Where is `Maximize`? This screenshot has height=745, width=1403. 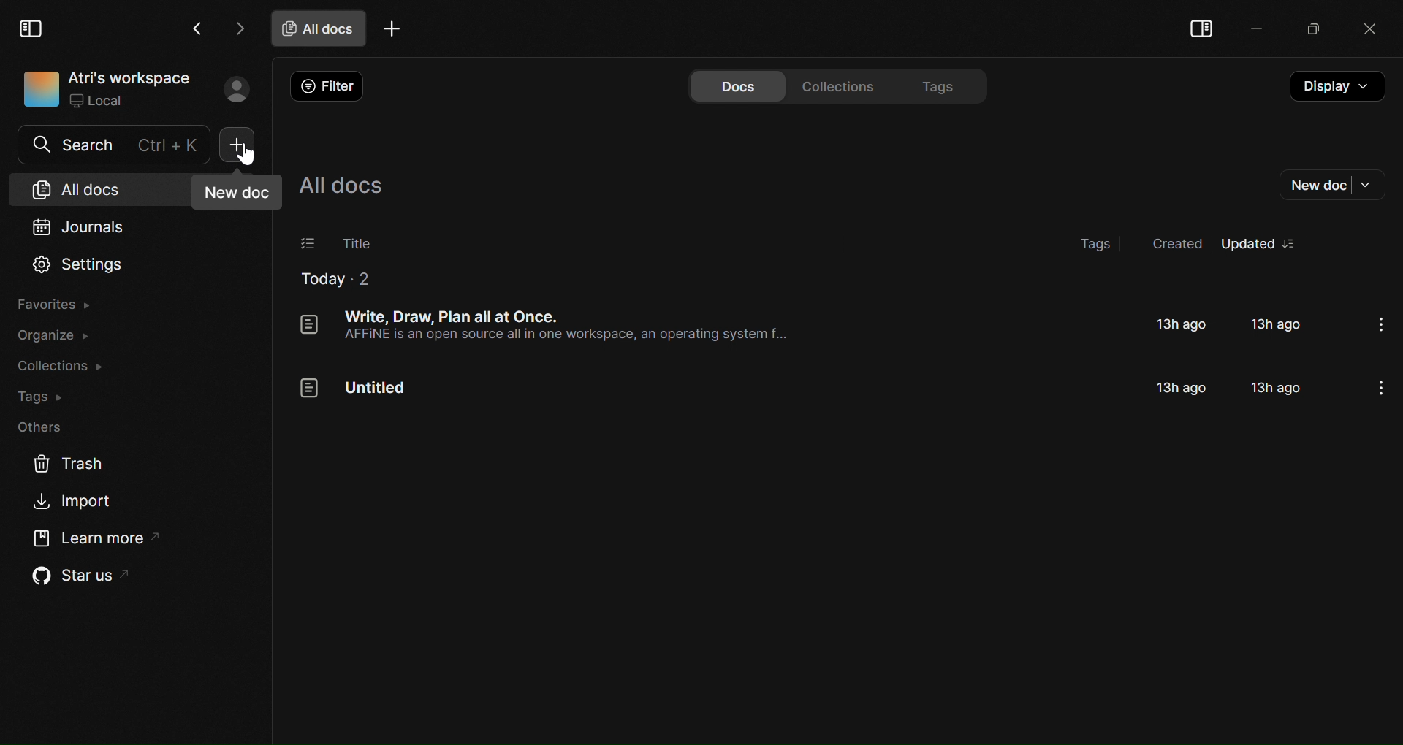
Maximize is located at coordinates (1308, 31).